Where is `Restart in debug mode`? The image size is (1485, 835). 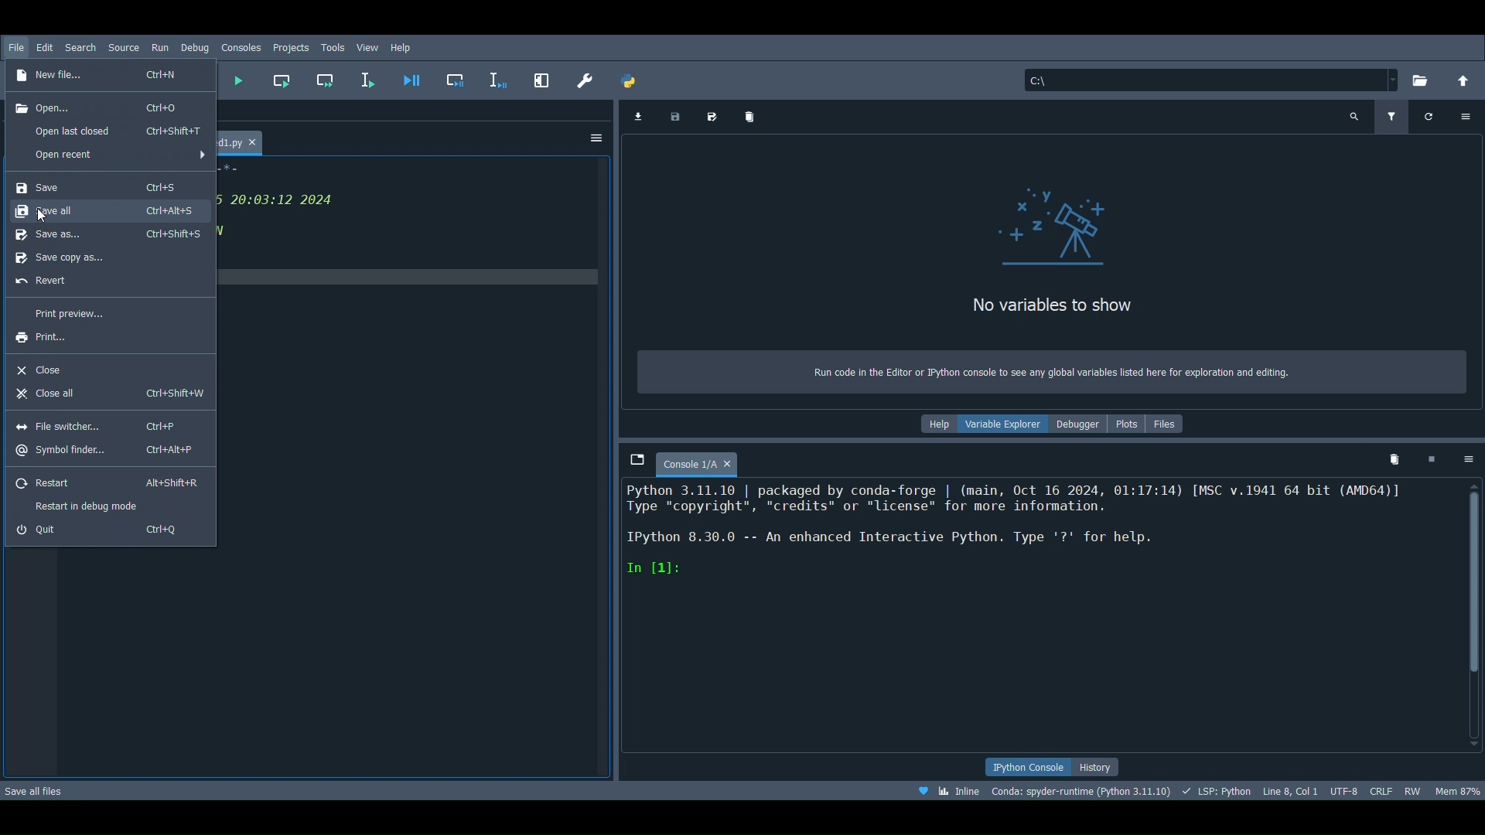
Restart in debug mode is located at coordinates (111, 505).